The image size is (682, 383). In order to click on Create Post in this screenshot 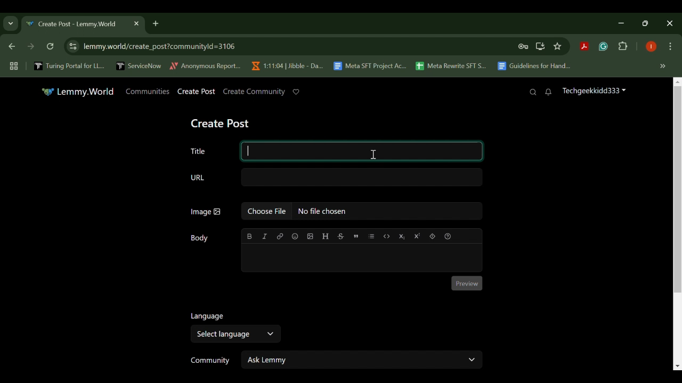, I will do `click(197, 92)`.